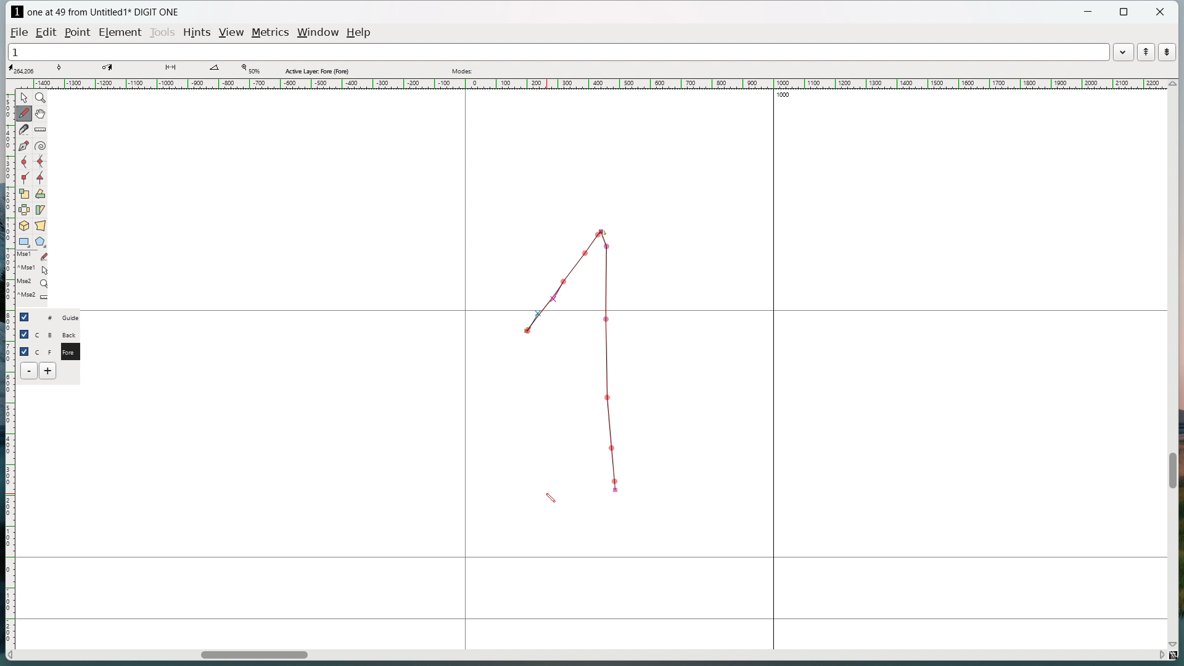 This screenshot has height=666, width=1184. Describe the element at coordinates (24, 241) in the screenshot. I see `rectangle/ellipse` at that location.